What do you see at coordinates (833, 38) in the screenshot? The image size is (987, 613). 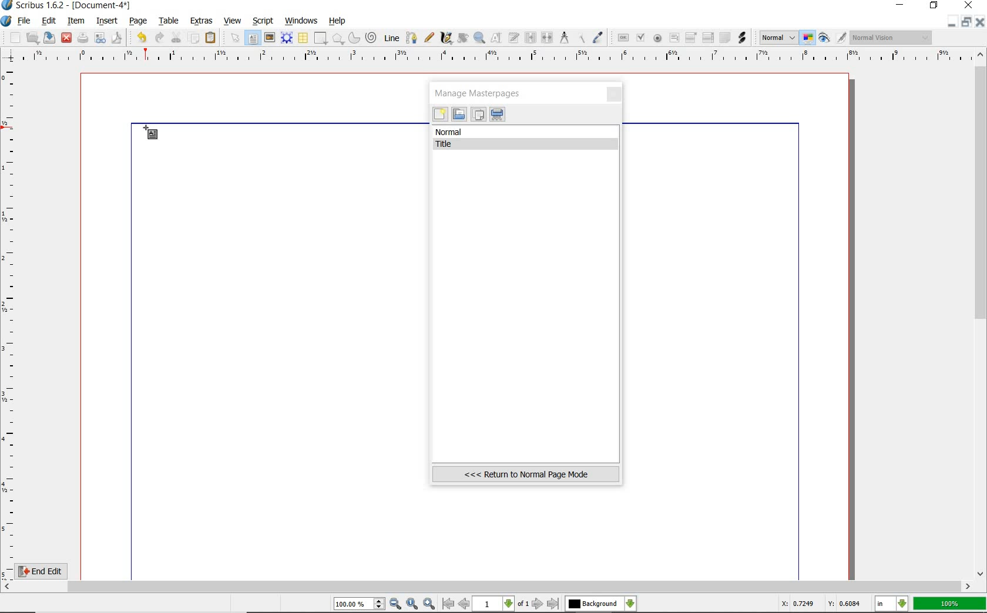 I see `preview mode` at bounding box center [833, 38].